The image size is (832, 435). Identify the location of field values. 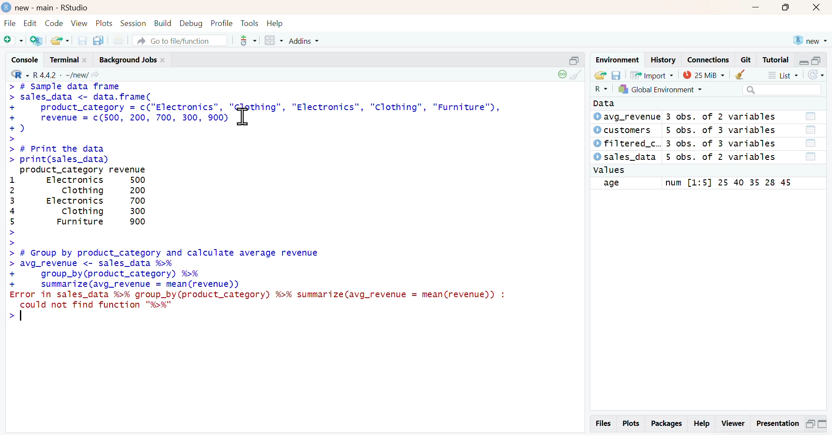
(726, 183).